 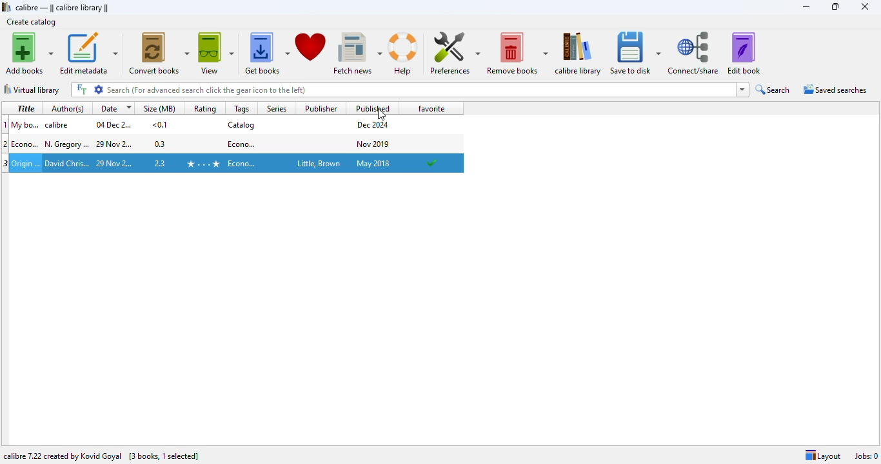 I want to click on 3 books, 1 selected, so click(x=164, y=456).